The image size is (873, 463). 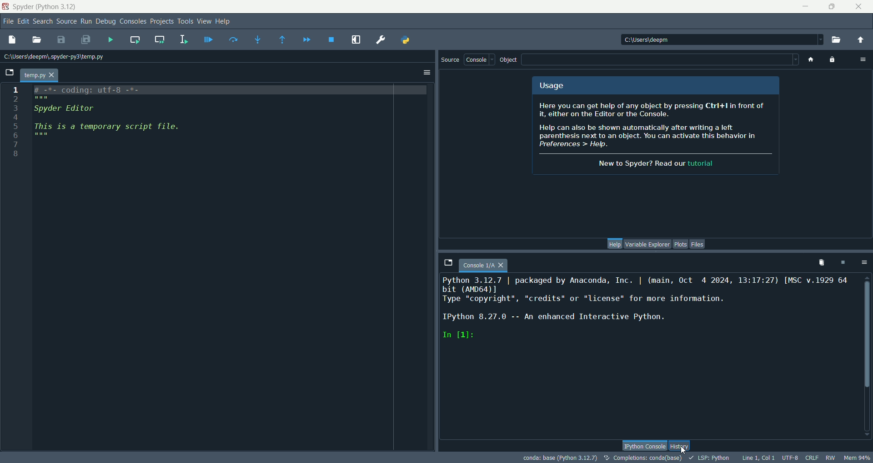 What do you see at coordinates (40, 75) in the screenshot?
I see `temp.py` at bounding box center [40, 75].